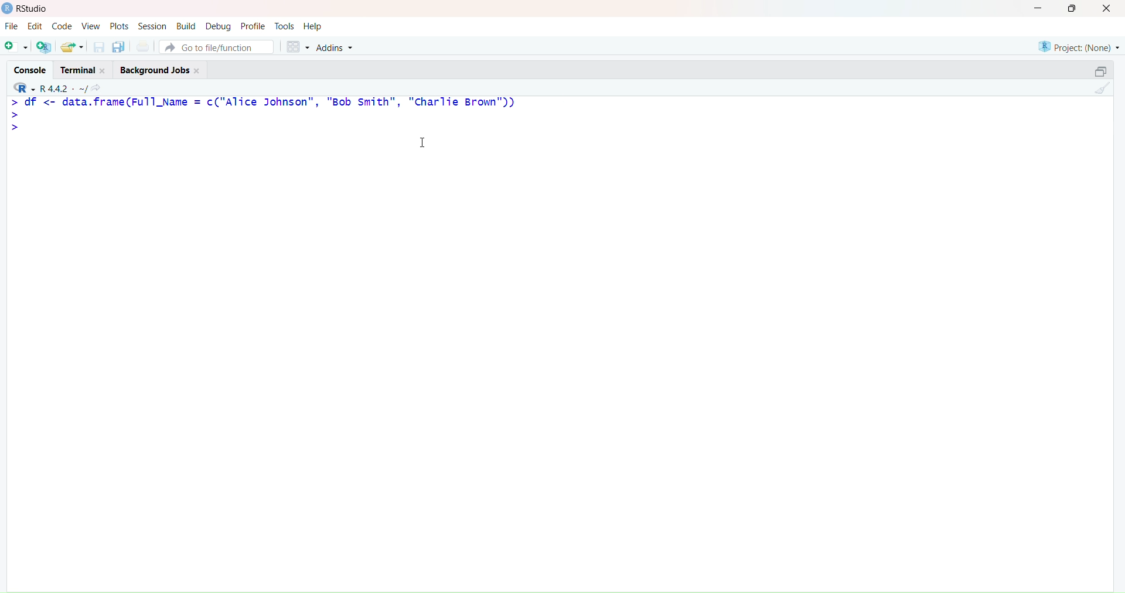 The image size is (1125, 593). What do you see at coordinates (31, 68) in the screenshot?
I see `Console` at bounding box center [31, 68].